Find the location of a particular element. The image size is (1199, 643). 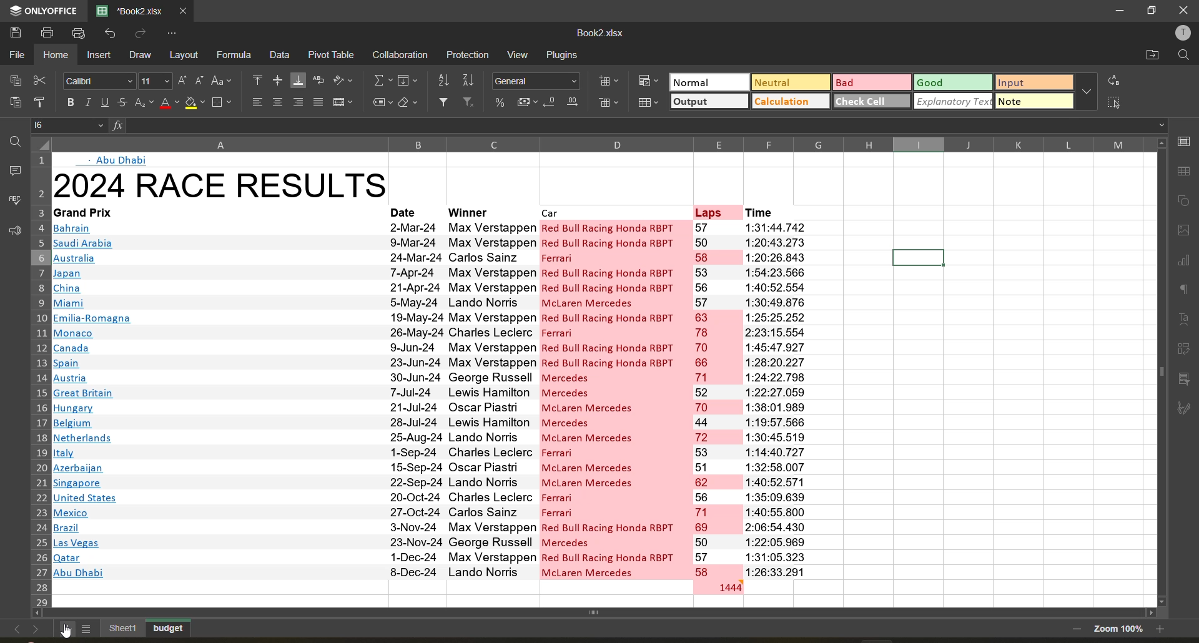

total is located at coordinates (717, 586).